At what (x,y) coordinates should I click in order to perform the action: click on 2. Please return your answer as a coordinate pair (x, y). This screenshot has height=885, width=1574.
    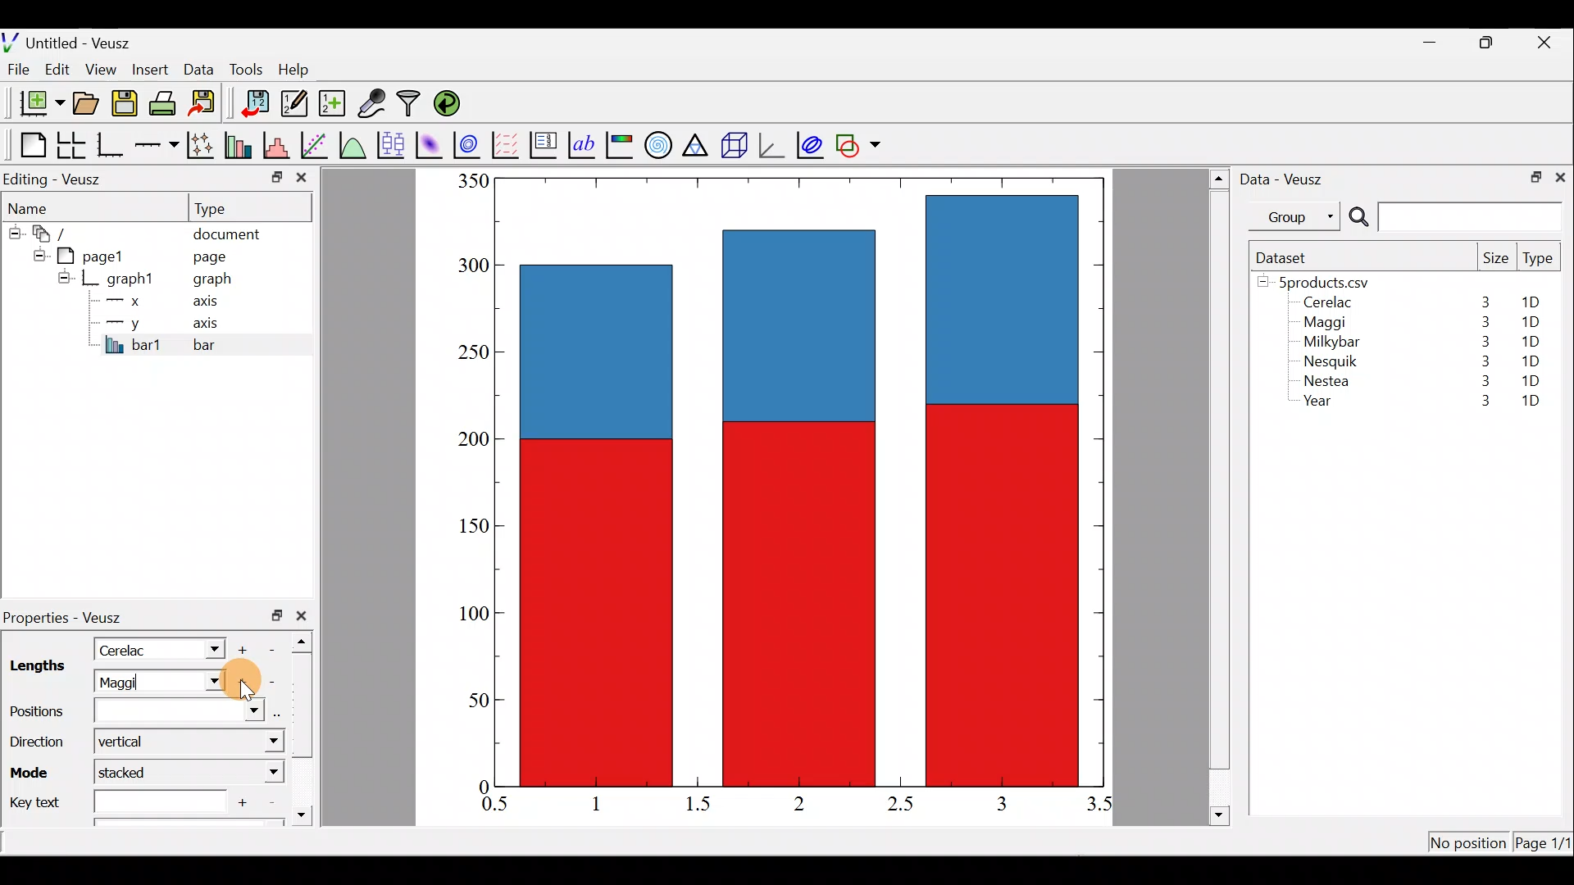
    Looking at the image, I should click on (796, 802).